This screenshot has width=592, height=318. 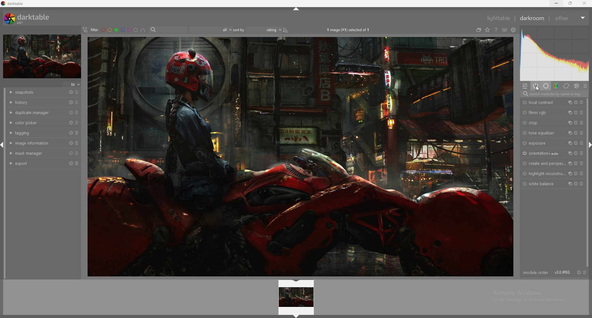 I want to click on presets, so click(x=77, y=112).